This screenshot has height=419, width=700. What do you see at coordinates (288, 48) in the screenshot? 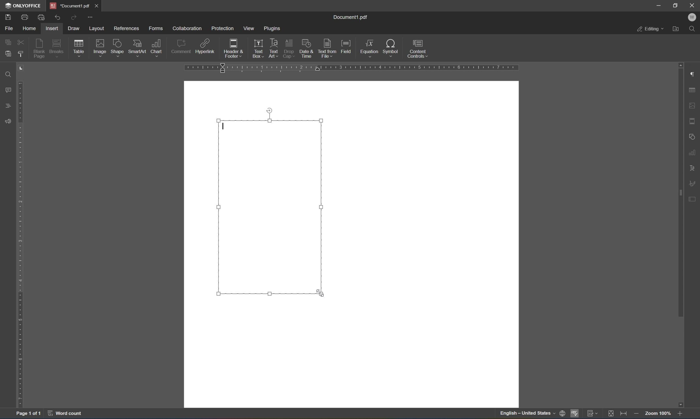
I see `drop cap` at bounding box center [288, 48].